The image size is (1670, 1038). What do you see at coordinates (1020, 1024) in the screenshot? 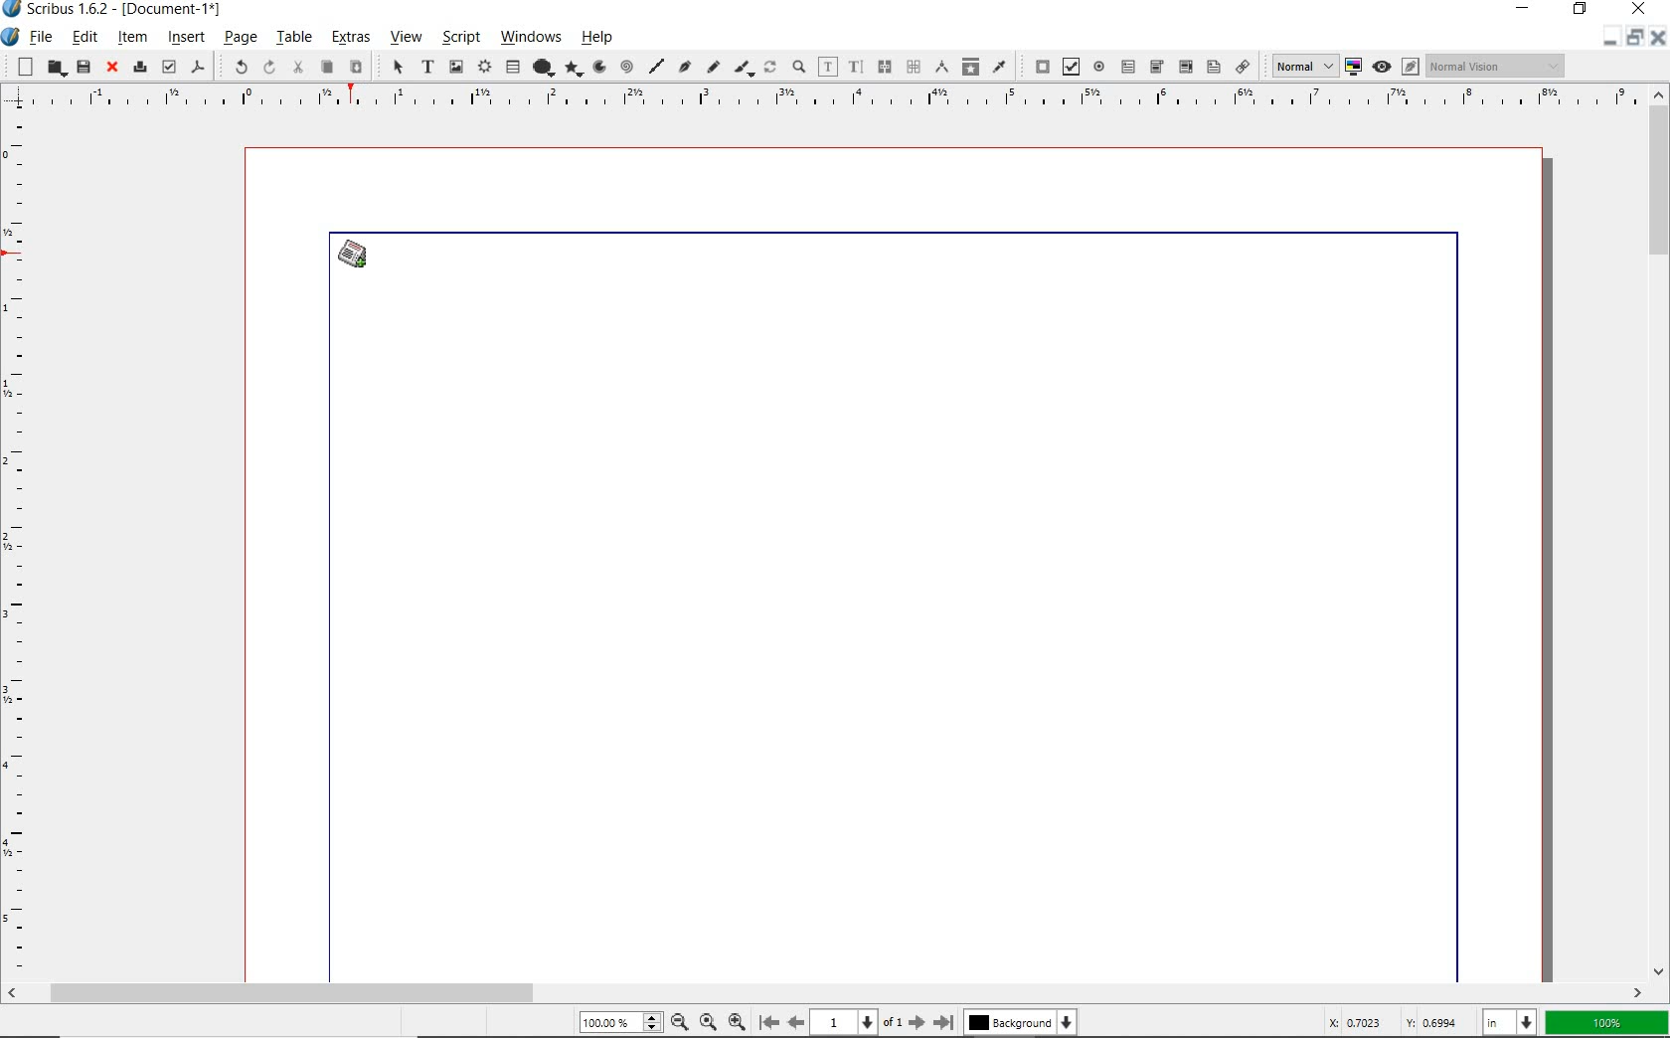
I see `Background` at bounding box center [1020, 1024].